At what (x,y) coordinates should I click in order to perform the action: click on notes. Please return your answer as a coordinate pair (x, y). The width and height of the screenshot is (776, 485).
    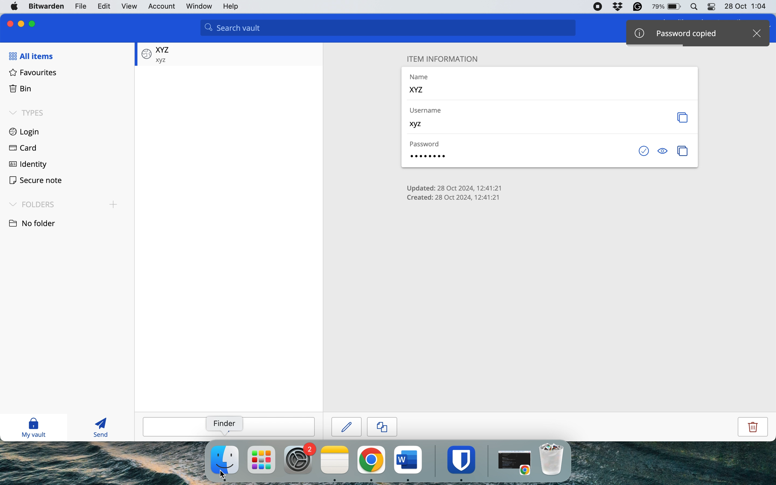
    Looking at the image, I should click on (335, 460).